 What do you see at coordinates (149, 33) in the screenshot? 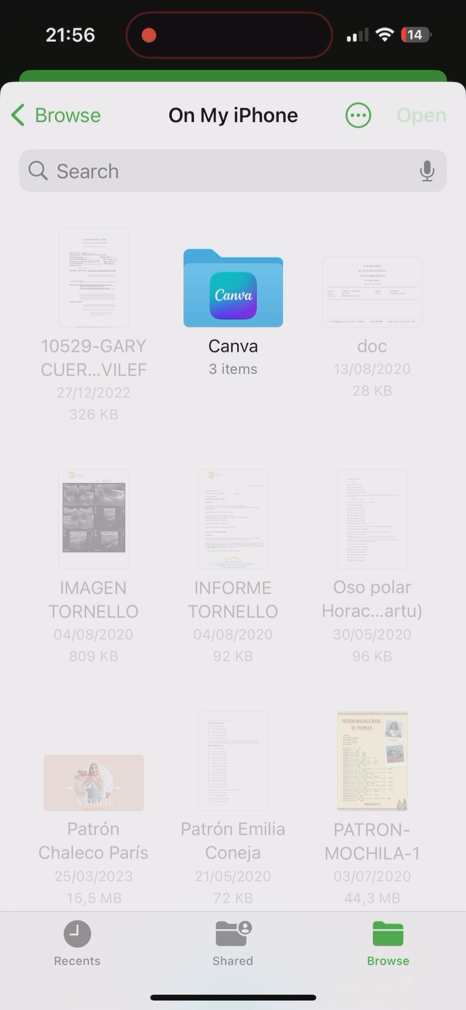
I see `recording the screen` at bounding box center [149, 33].